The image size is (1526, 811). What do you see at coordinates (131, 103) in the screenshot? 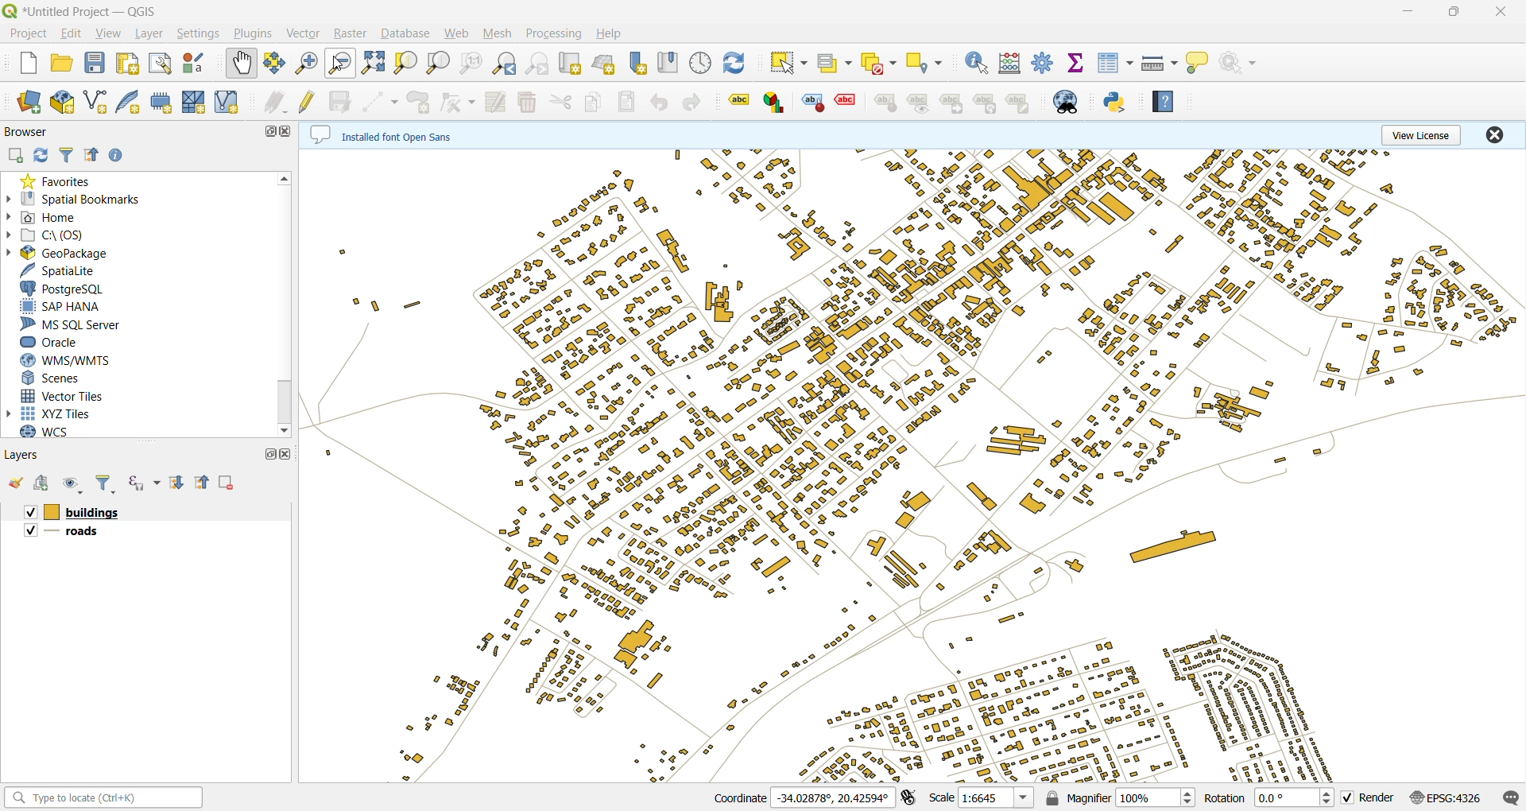
I see `new spatialite layer` at bounding box center [131, 103].